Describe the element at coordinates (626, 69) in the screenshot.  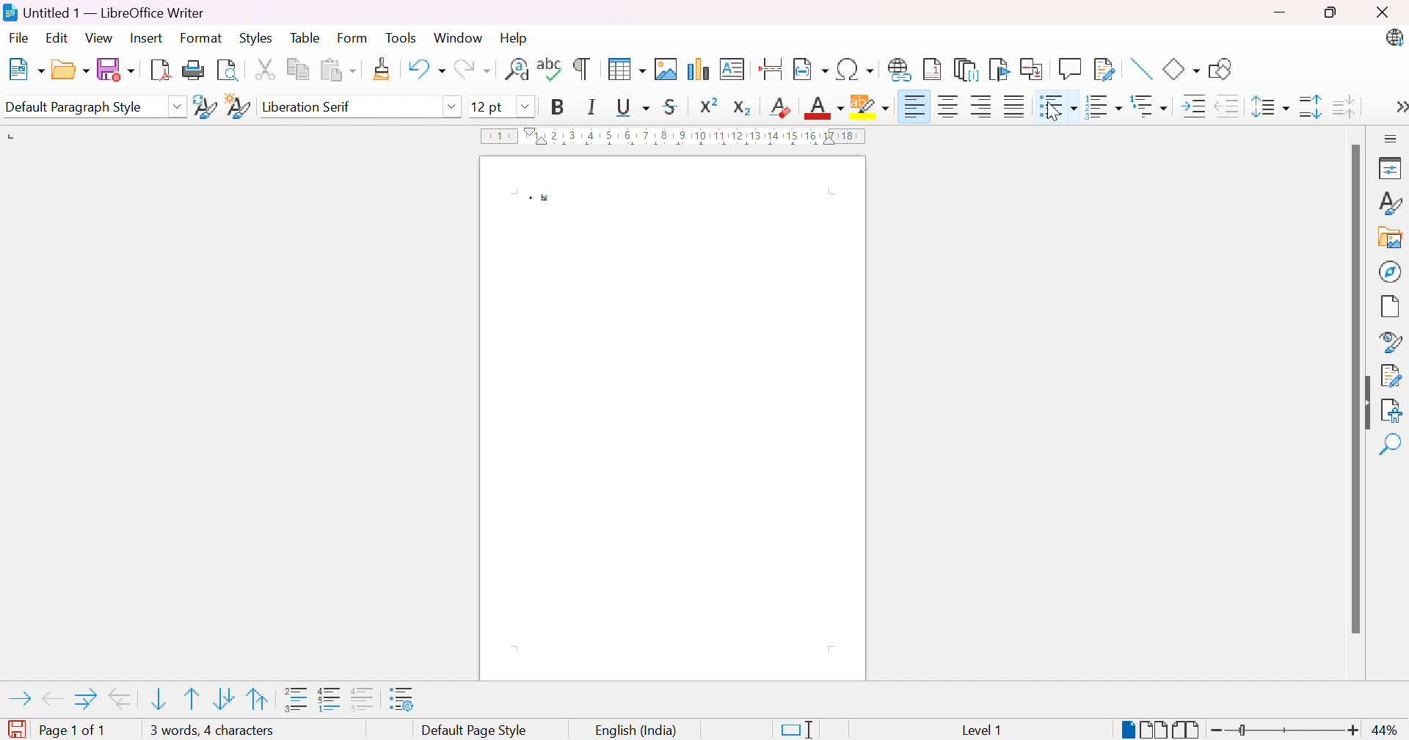
I see `Insert table` at that location.